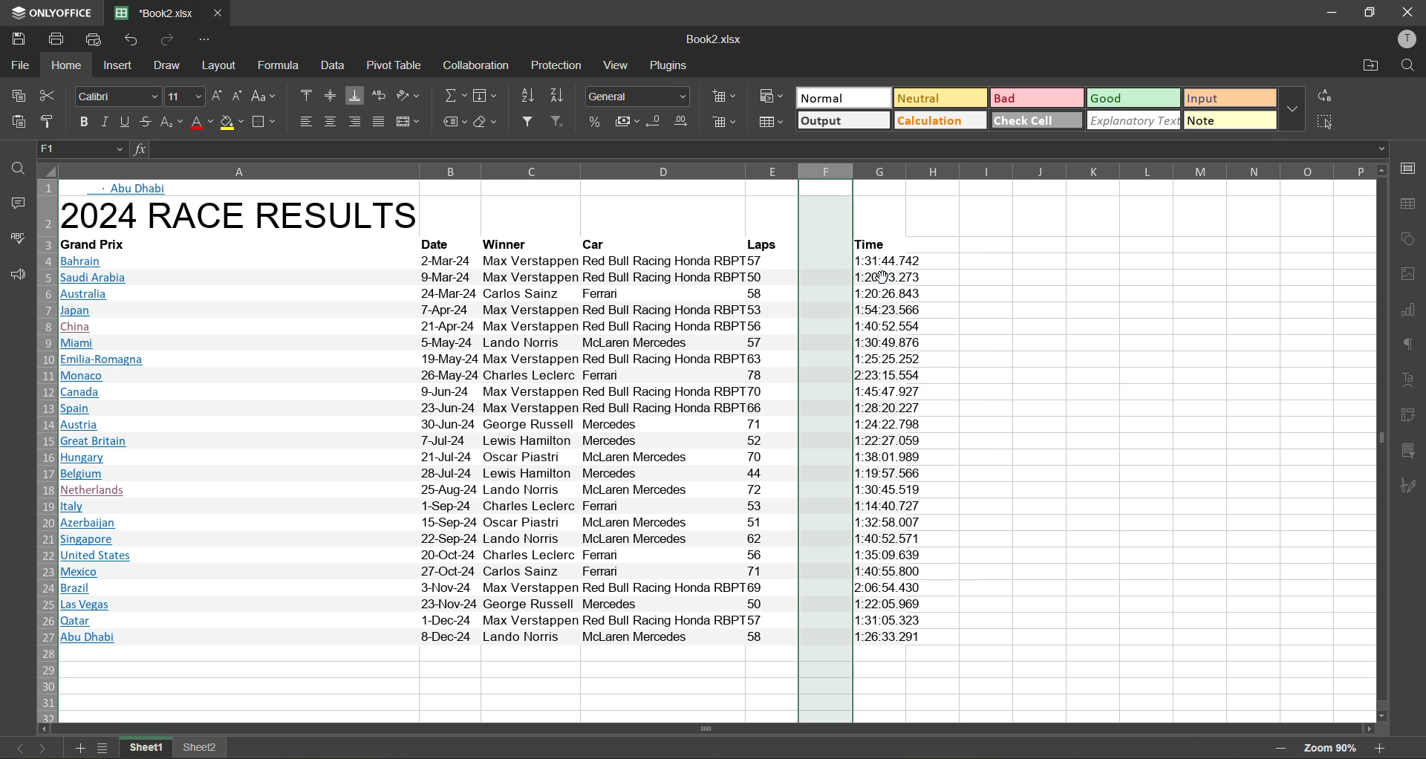  Describe the element at coordinates (890, 260) in the screenshot. I see `11°31°44 742` at that location.